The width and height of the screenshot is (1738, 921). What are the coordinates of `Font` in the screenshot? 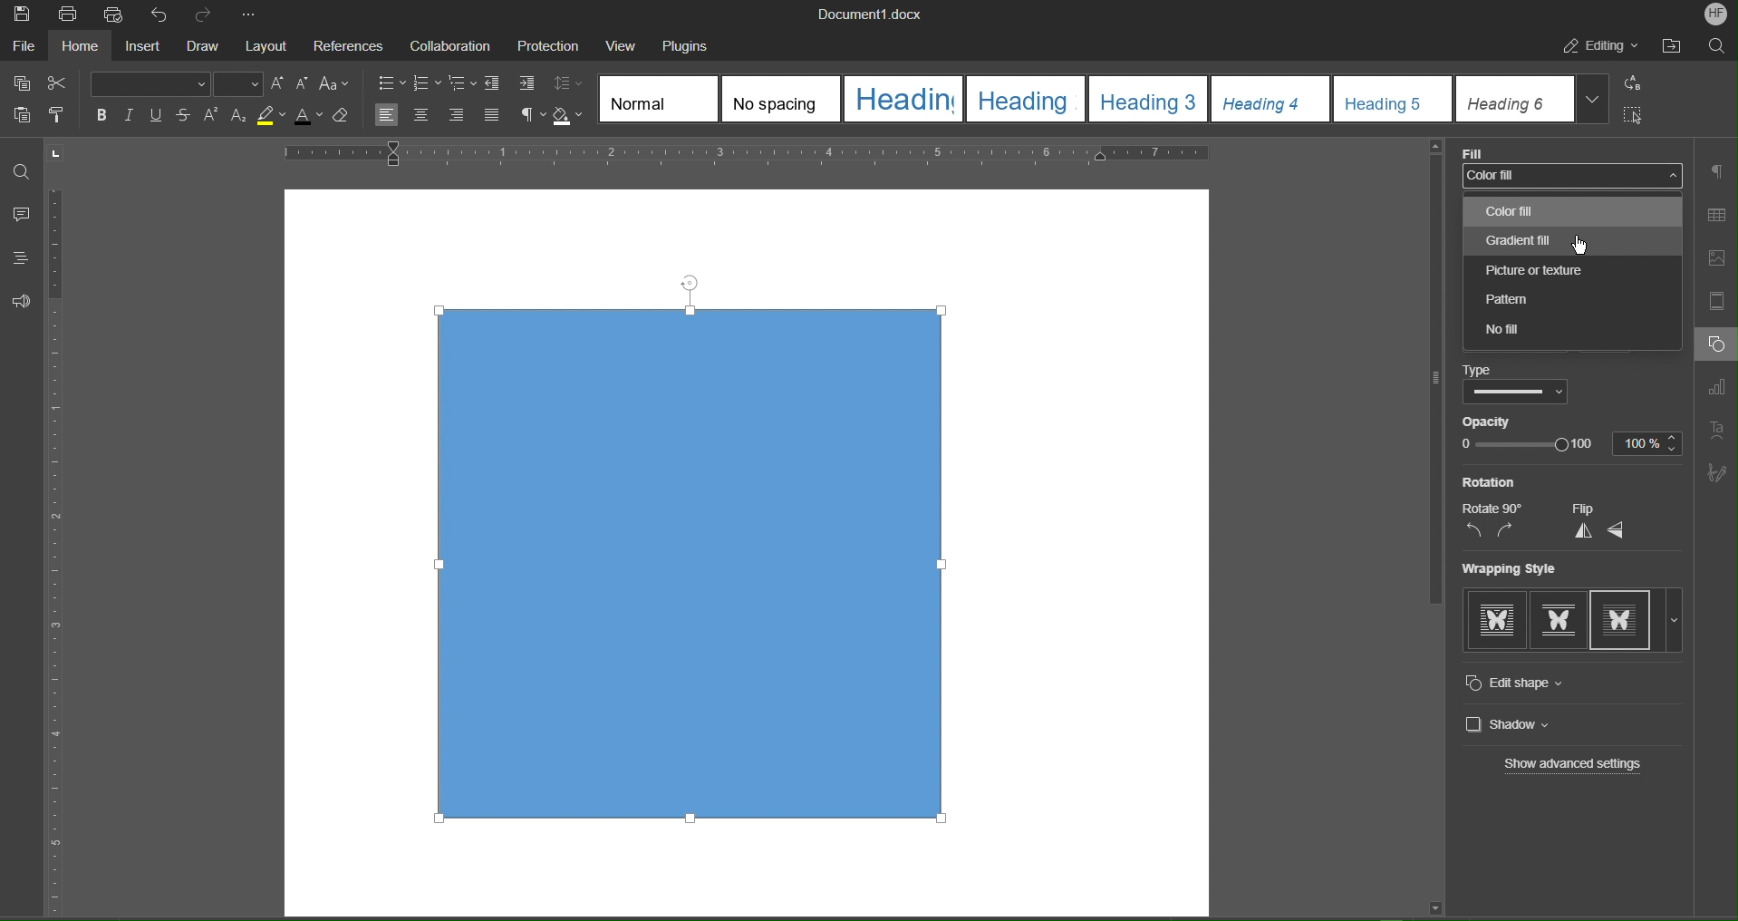 It's located at (149, 83).